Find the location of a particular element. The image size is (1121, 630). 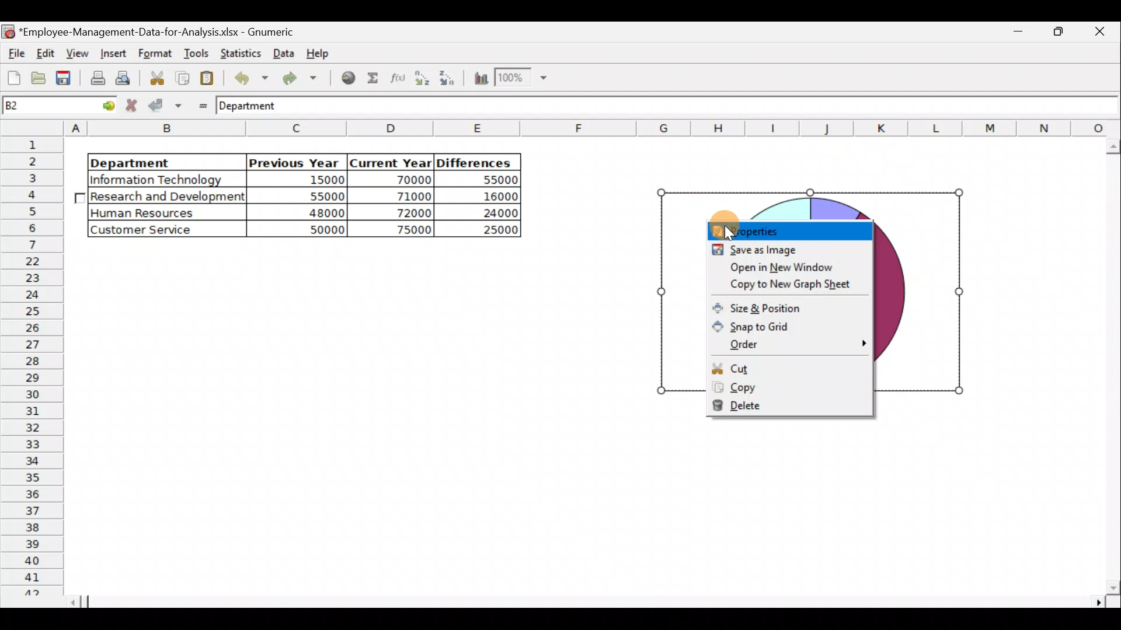

Sum into the current cell is located at coordinates (374, 77).